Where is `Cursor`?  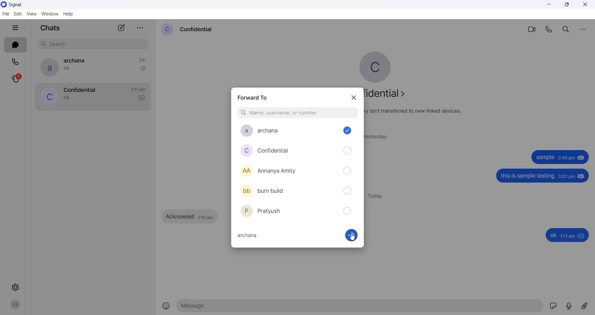
Cursor is located at coordinates (348, 133).